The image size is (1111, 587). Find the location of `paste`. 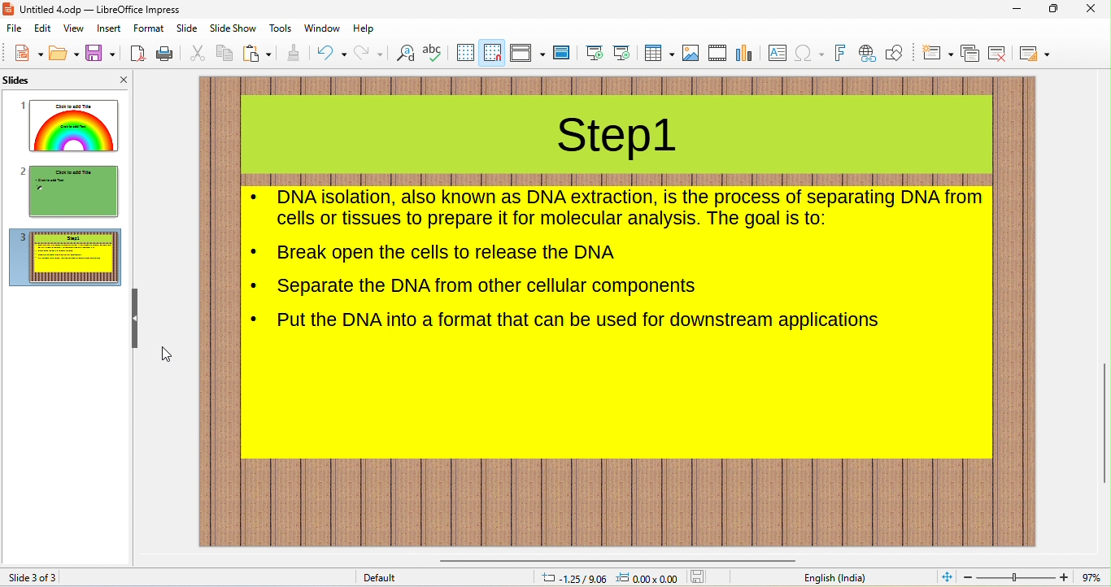

paste is located at coordinates (258, 53).